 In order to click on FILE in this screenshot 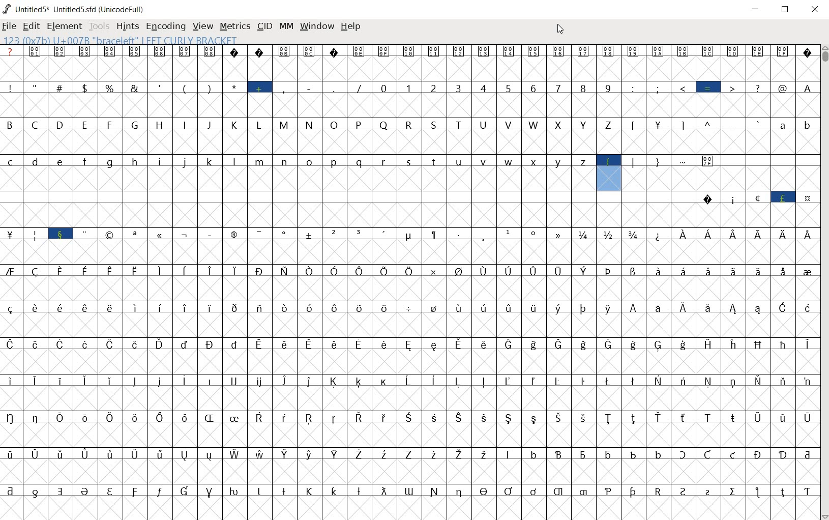, I will do `click(10, 27)`.